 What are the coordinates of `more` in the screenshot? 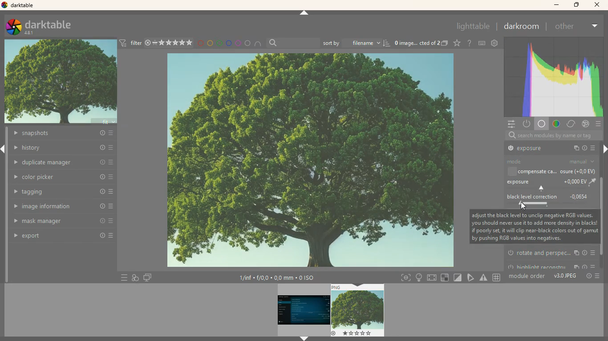 It's located at (122, 277).